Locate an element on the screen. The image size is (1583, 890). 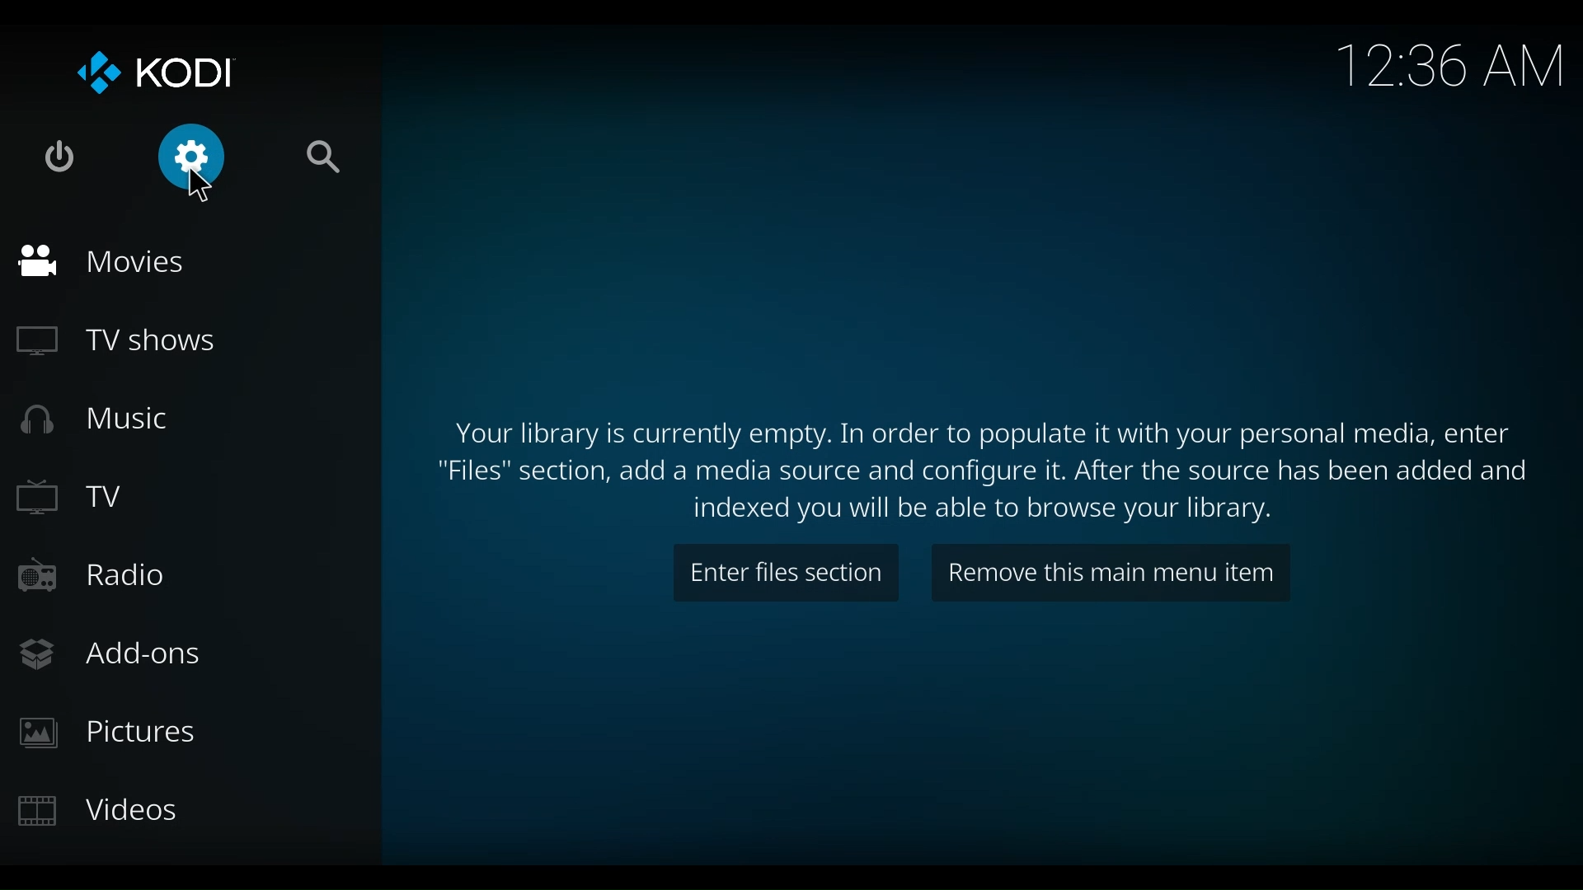
TV is located at coordinates (78, 495).